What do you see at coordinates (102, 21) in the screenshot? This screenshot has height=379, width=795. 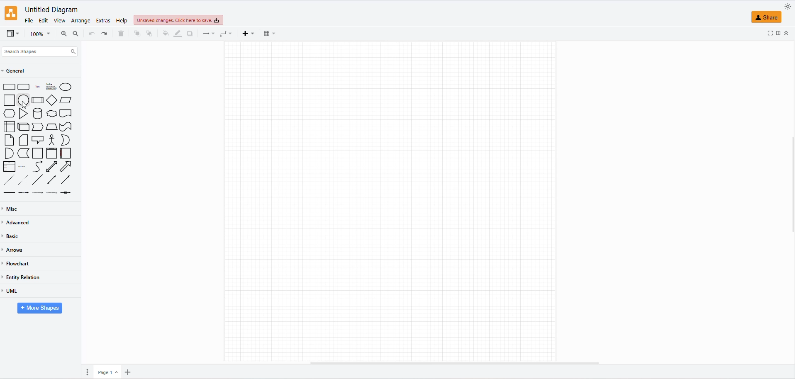 I see `EXTRAS` at bounding box center [102, 21].